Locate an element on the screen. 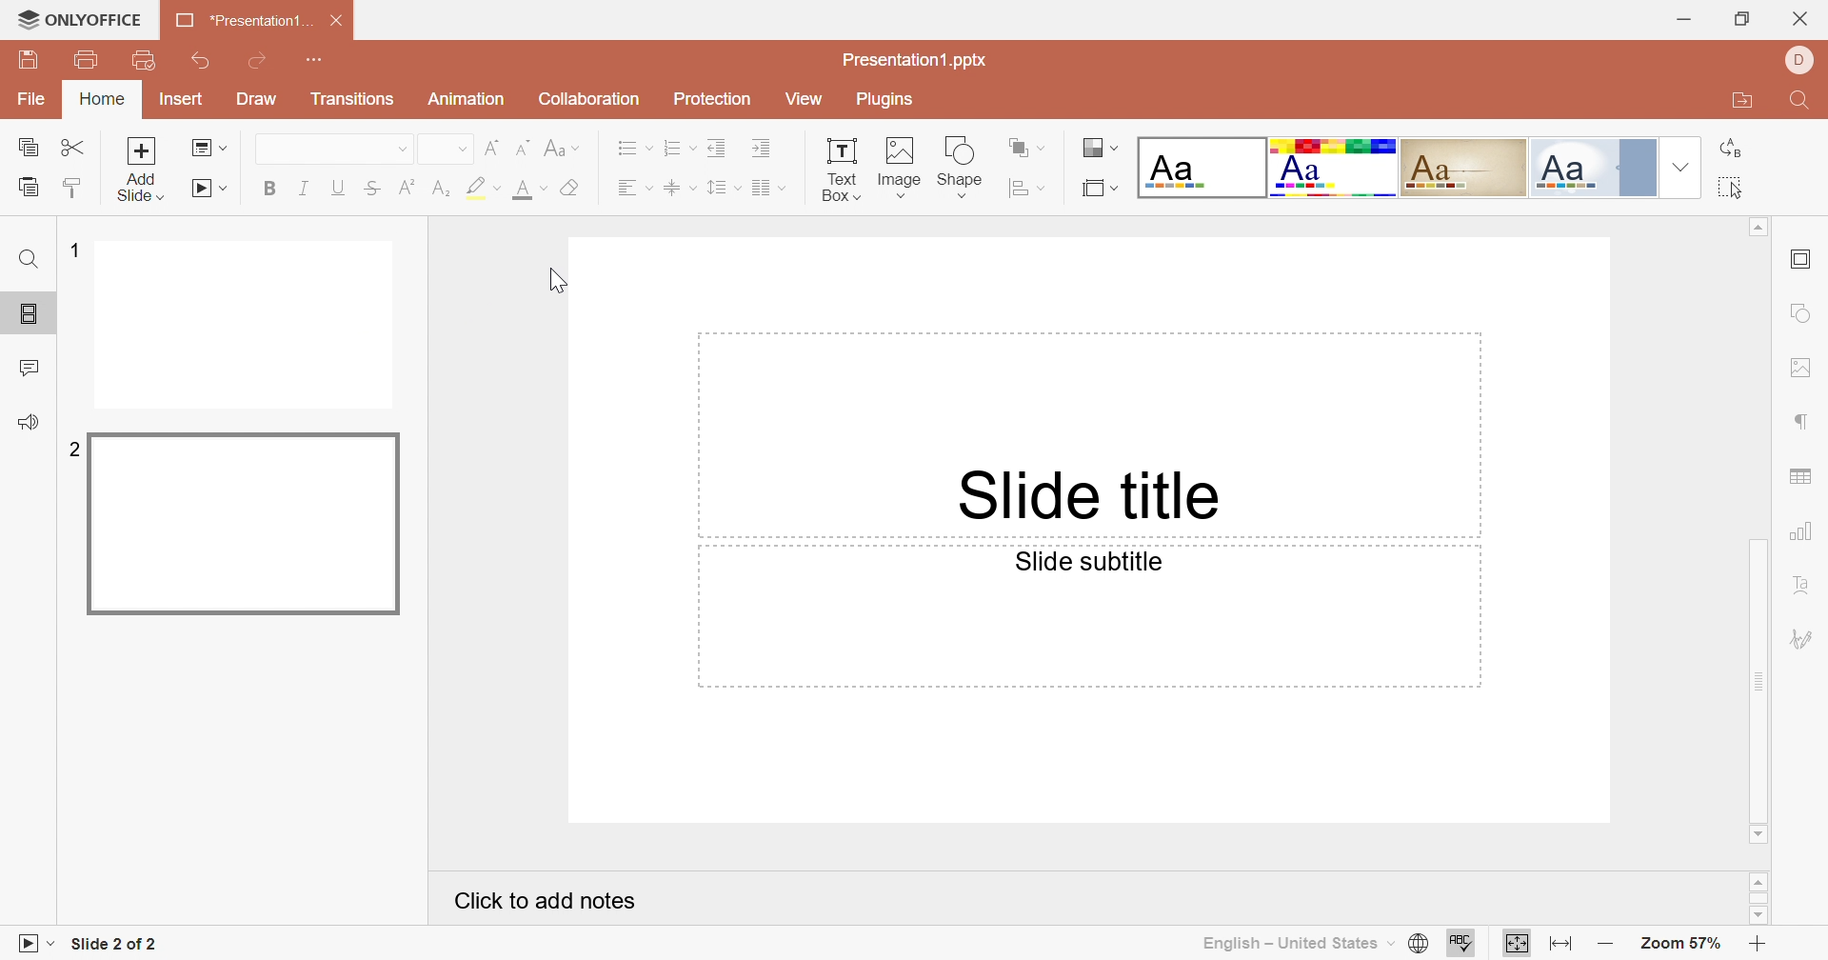 The width and height of the screenshot is (1828, 960). Decrease indent is located at coordinates (723, 145).